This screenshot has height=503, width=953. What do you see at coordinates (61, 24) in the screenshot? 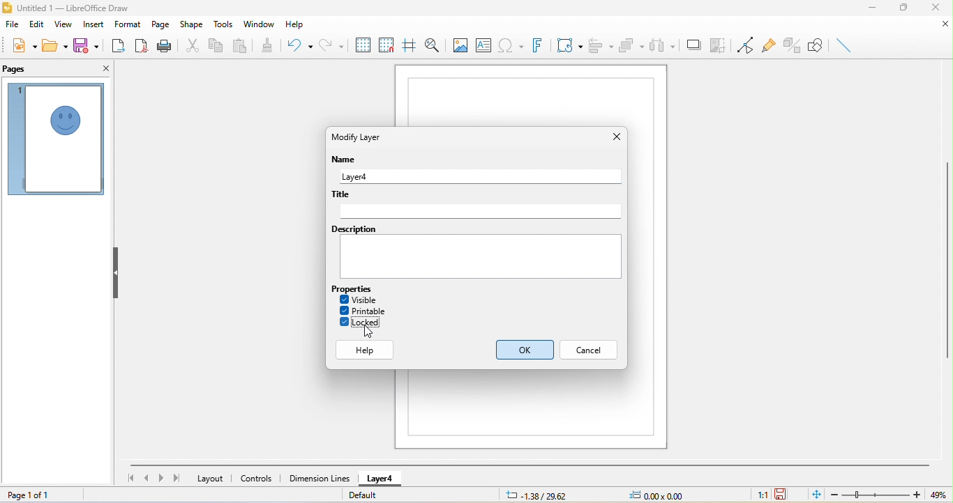
I see `view` at bounding box center [61, 24].